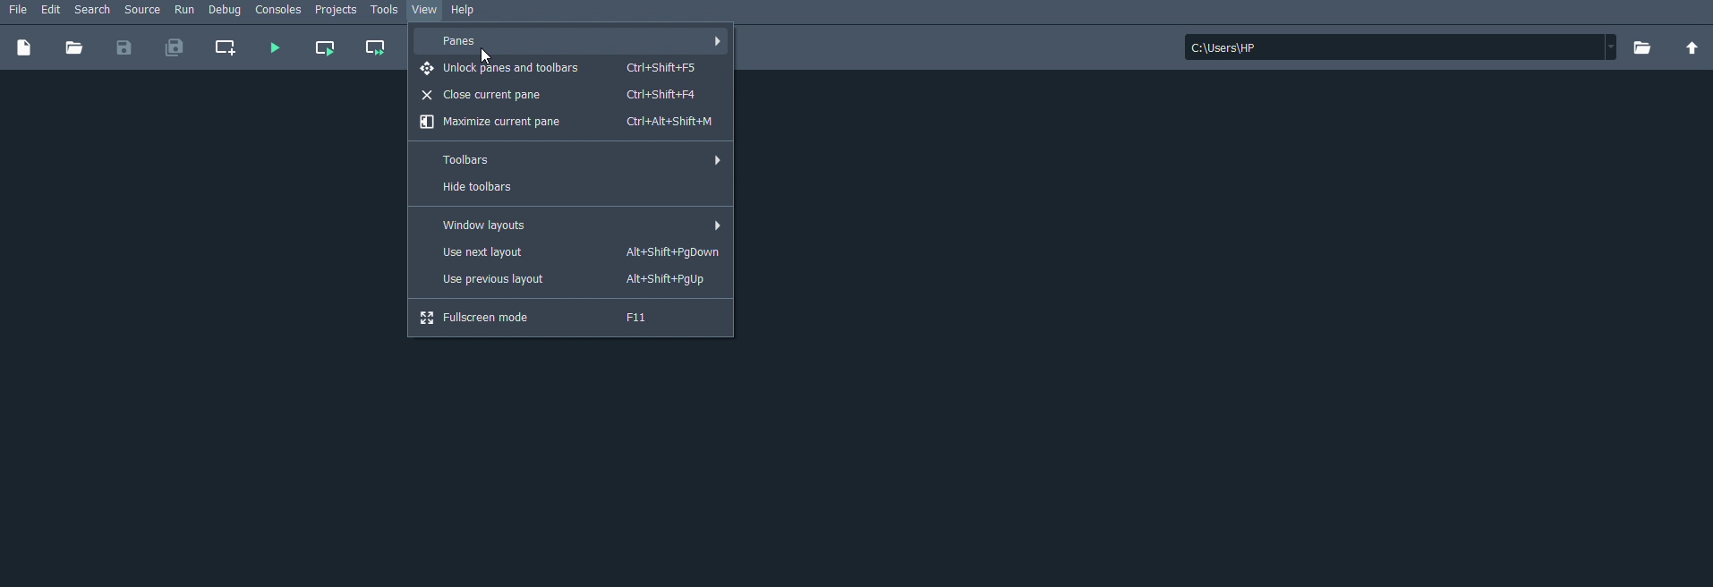  Describe the element at coordinates (564, 95) in the screenshot. I see `Close current pane` at that location.